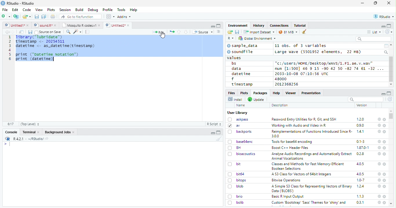  I want to click on Source, so click(202, 32).